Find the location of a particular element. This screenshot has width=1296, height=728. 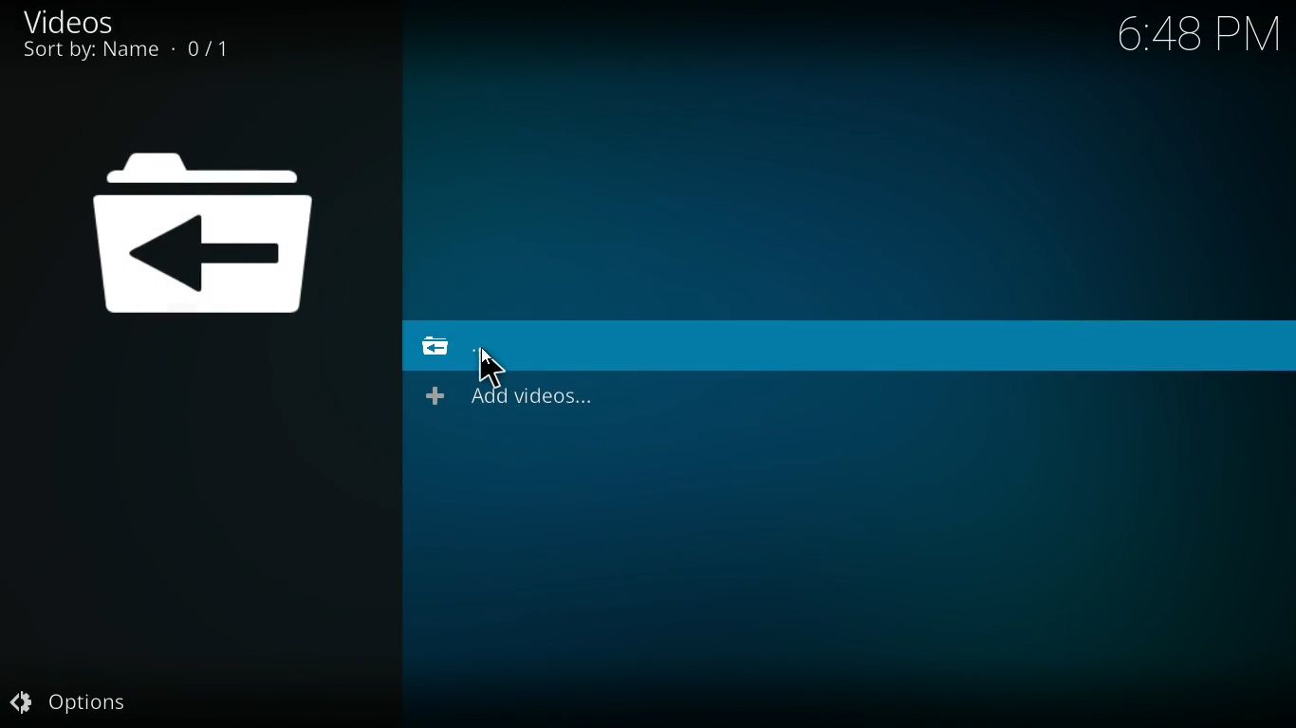

back is located at coordinates (460, 346).